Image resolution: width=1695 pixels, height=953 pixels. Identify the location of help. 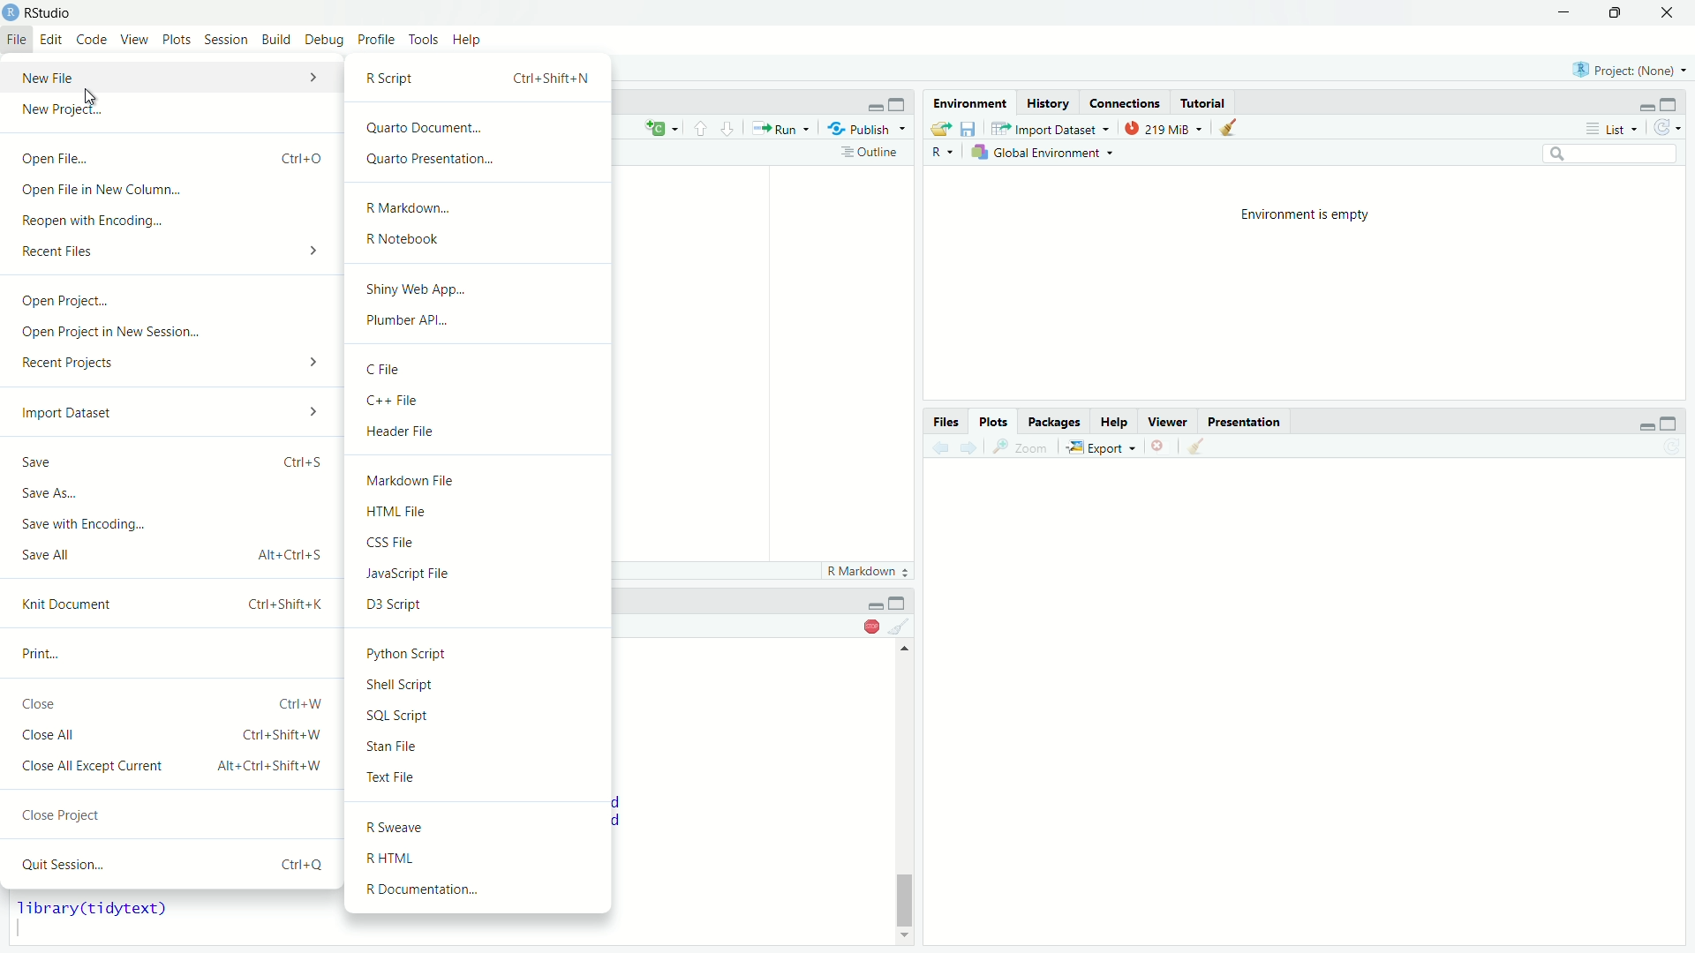
(1114, 423).